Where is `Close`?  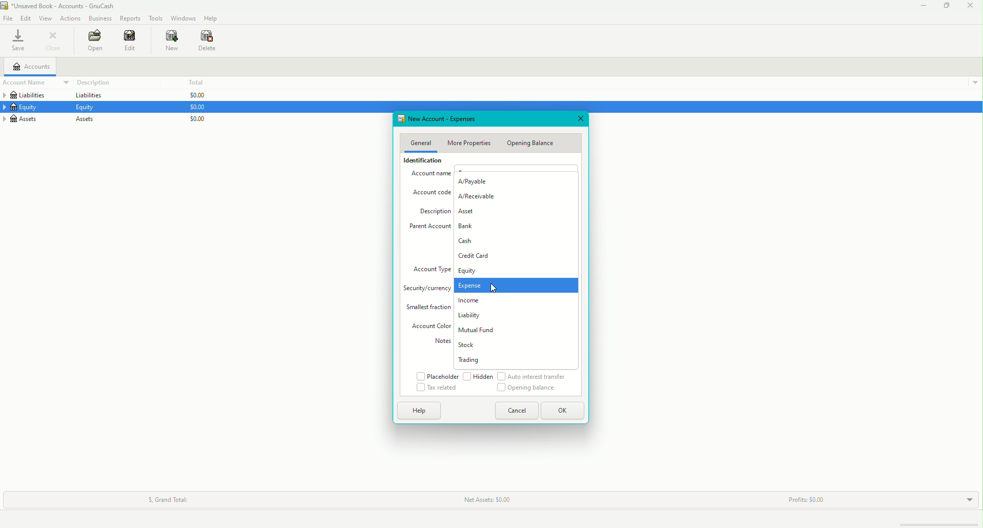
Close is located at coordinates (54, 42).